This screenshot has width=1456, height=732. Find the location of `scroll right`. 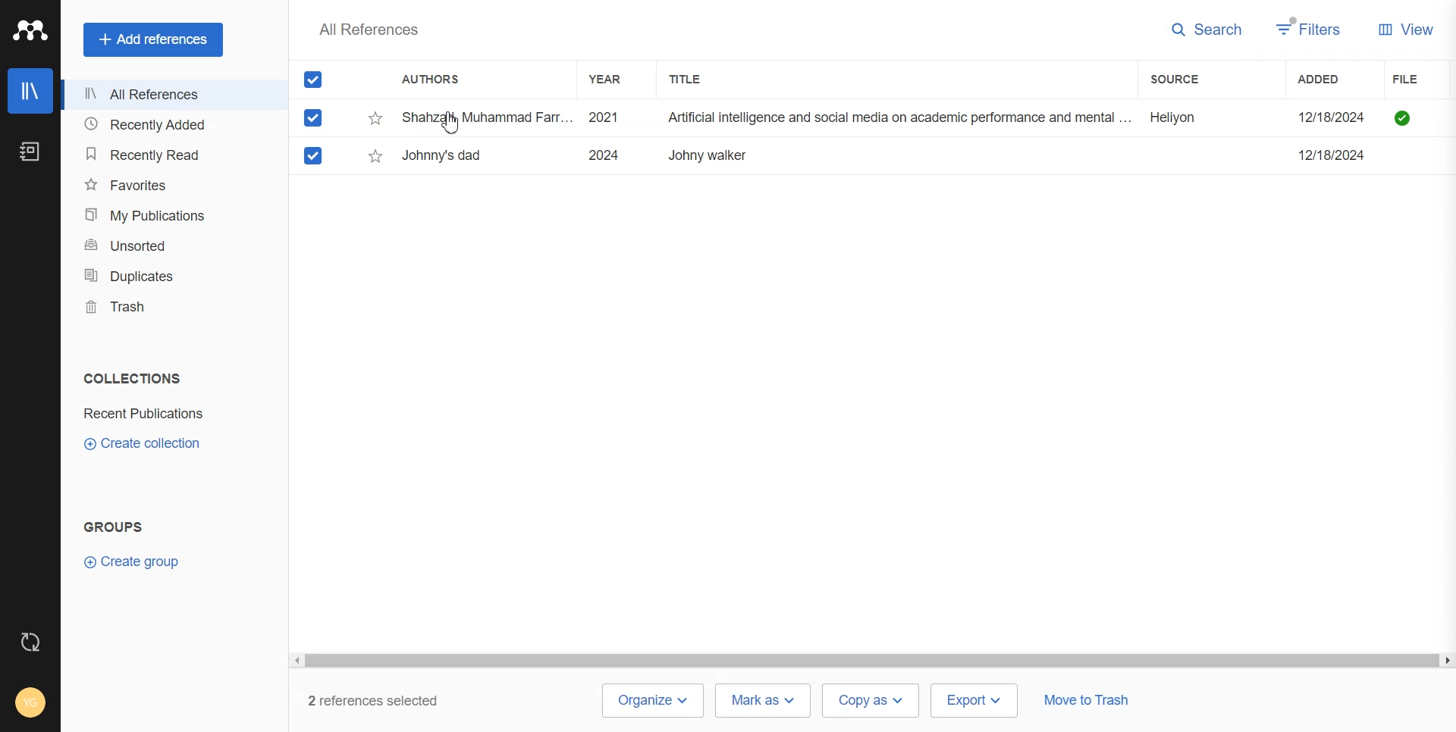

scroll right is located at coordinates (1446, 662).